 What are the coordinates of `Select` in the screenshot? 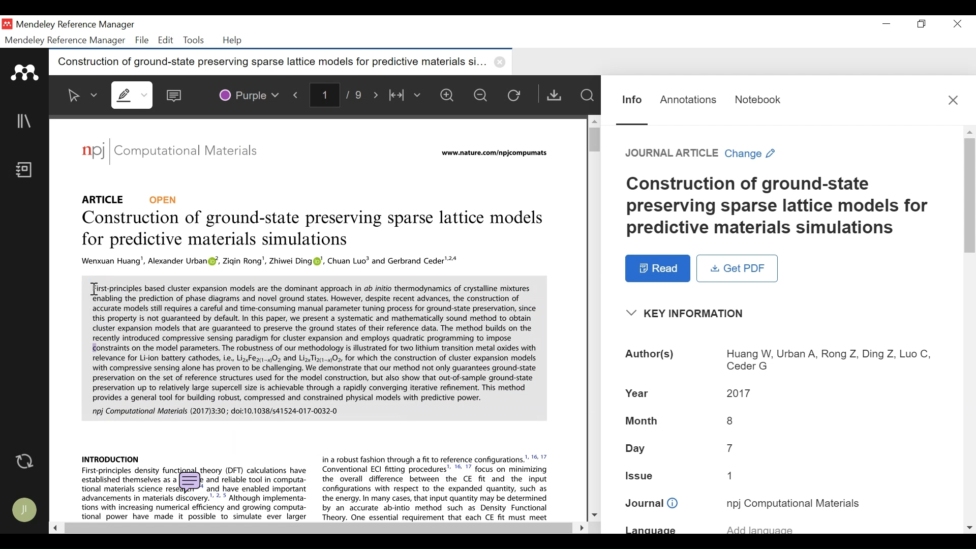 It's located at (83, 95).